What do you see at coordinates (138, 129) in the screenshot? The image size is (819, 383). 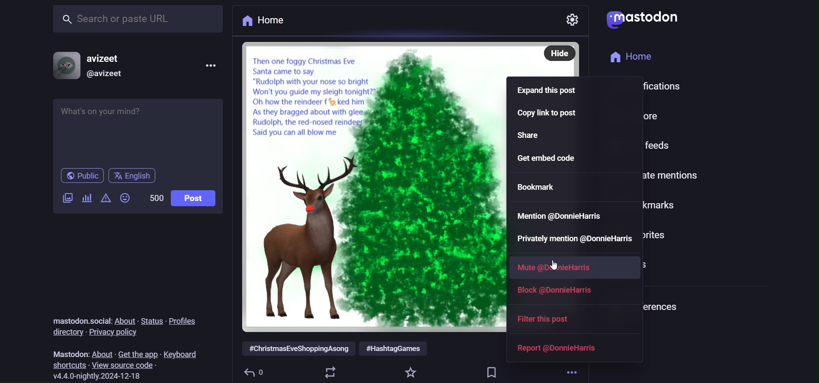 I see `post here` at bounding box center [138, 129].